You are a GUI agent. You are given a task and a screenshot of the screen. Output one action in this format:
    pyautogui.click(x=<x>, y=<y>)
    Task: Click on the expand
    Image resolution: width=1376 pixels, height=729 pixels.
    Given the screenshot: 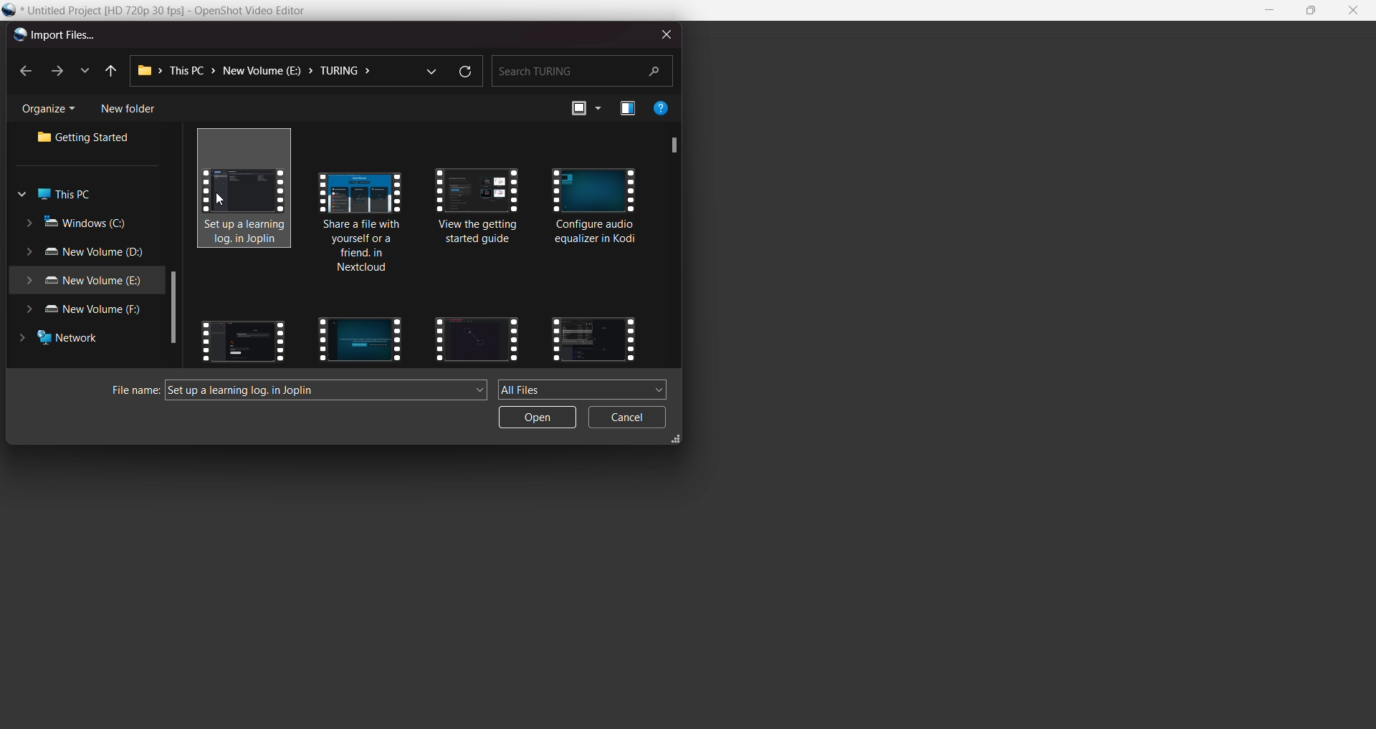 What is the action you would take?
    pyautogui.click(x=677, y=441)
    